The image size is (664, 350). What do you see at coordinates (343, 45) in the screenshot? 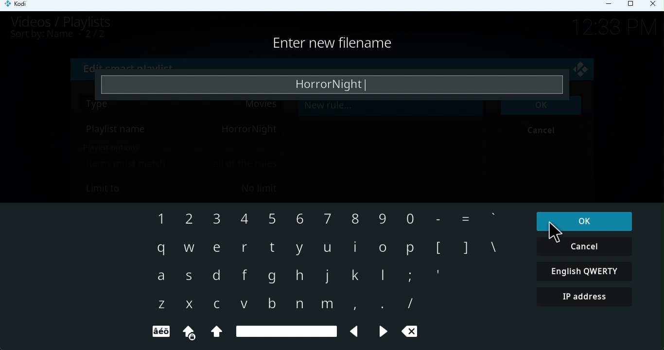
I see `Enter playlist name` at bounding box center [343, 45].